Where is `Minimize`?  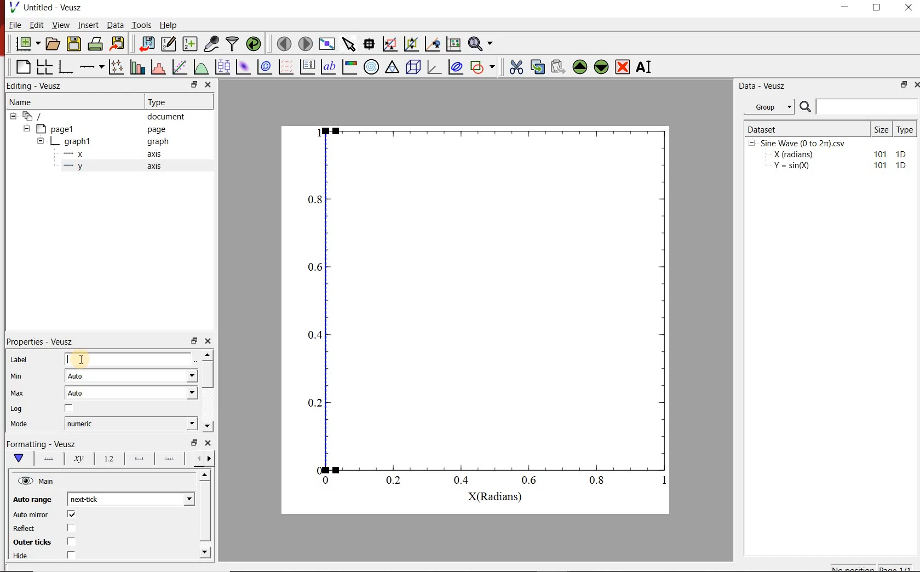 Minimize is located at coordinates (844, 8).